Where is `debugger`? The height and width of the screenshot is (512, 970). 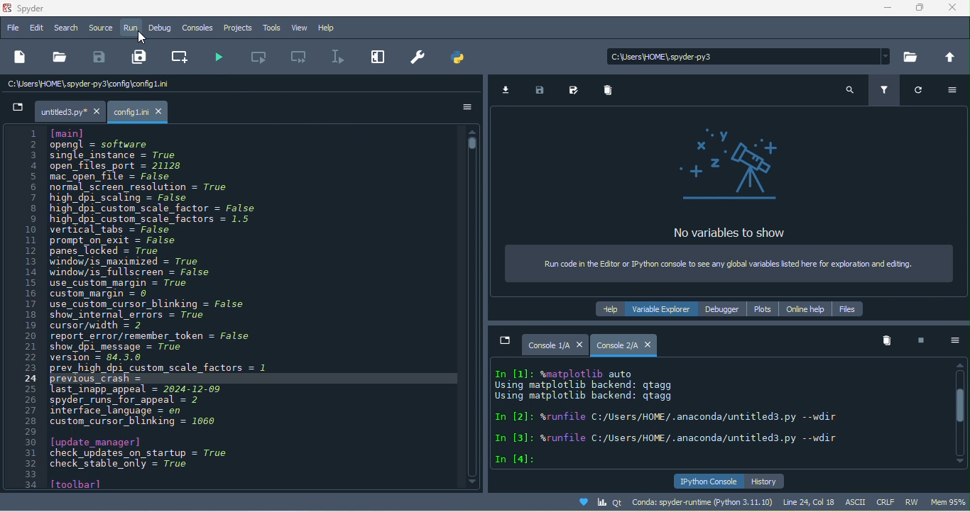
debugger is located at coordinates (721, 309).